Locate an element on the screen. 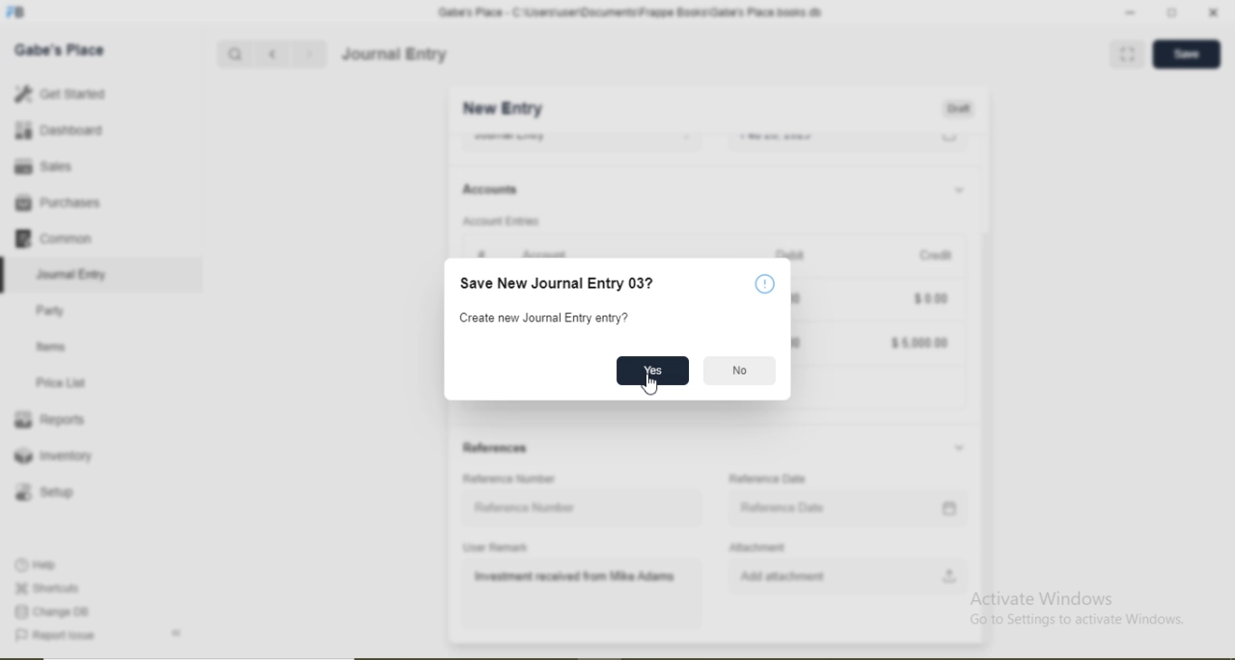 The width and height of the screenshot is (1235, 660). User Remark is located at coordinates (495, 547).